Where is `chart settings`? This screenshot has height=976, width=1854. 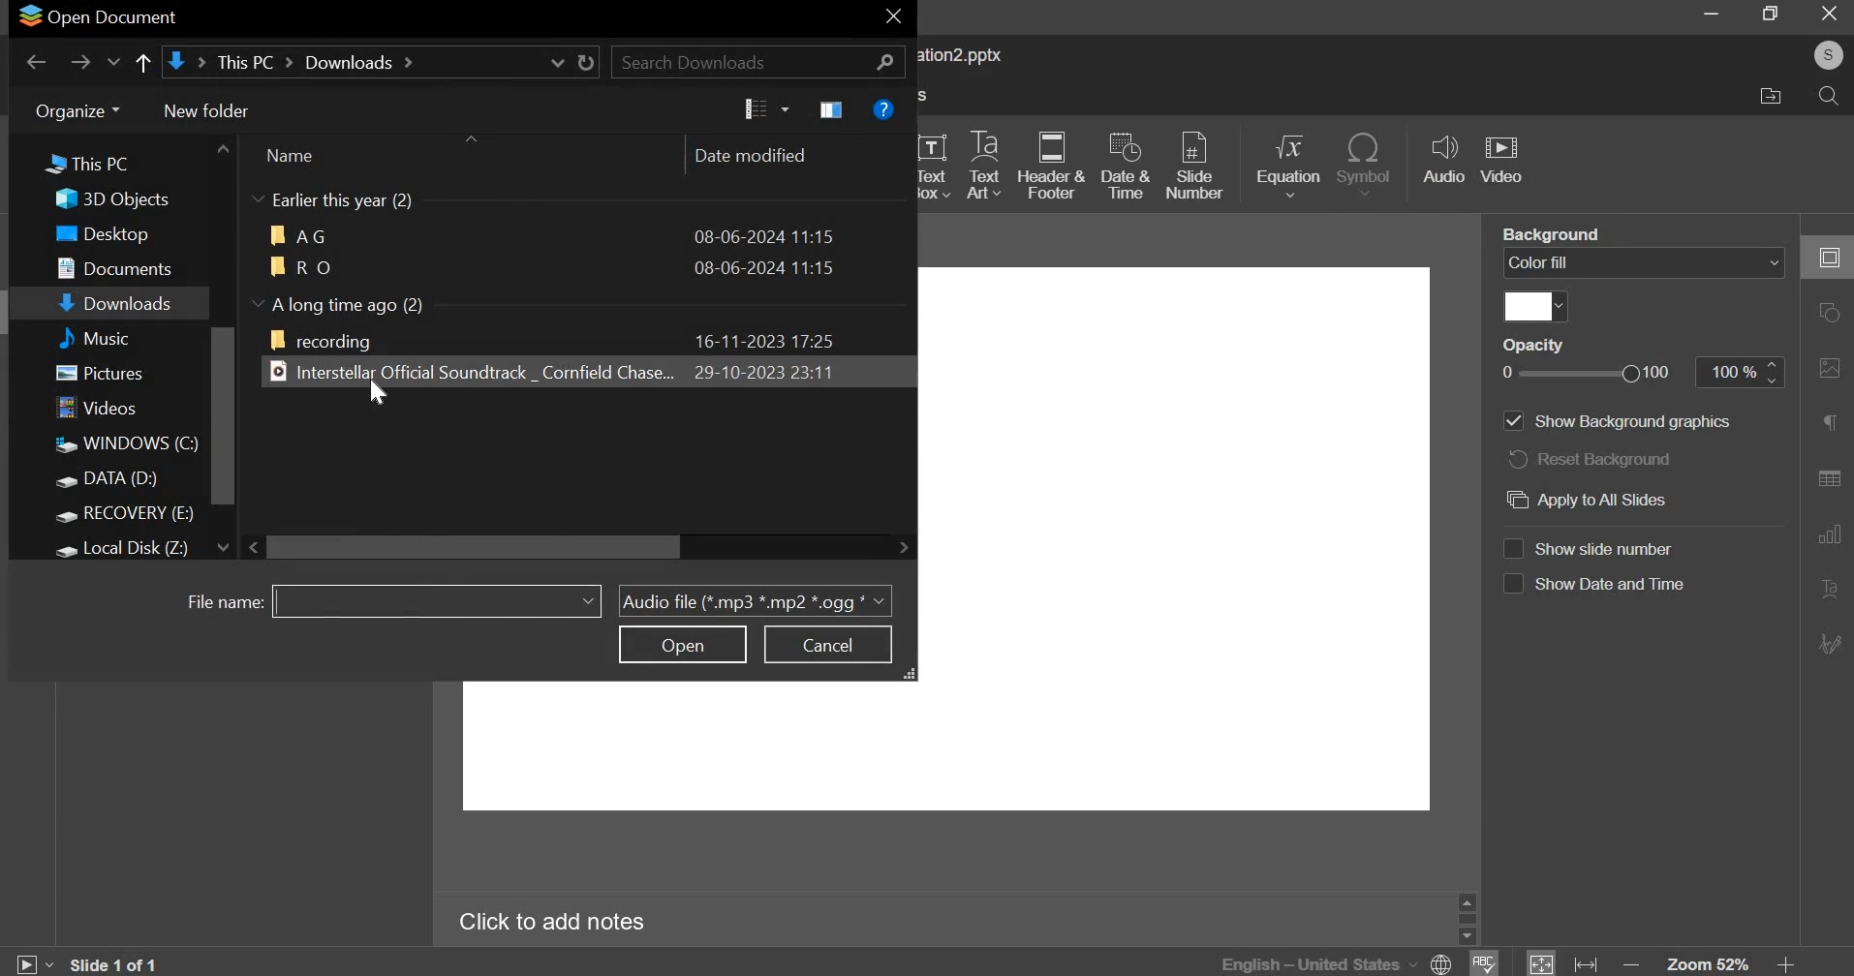 chart settings is located at coordinates (1829, 534).